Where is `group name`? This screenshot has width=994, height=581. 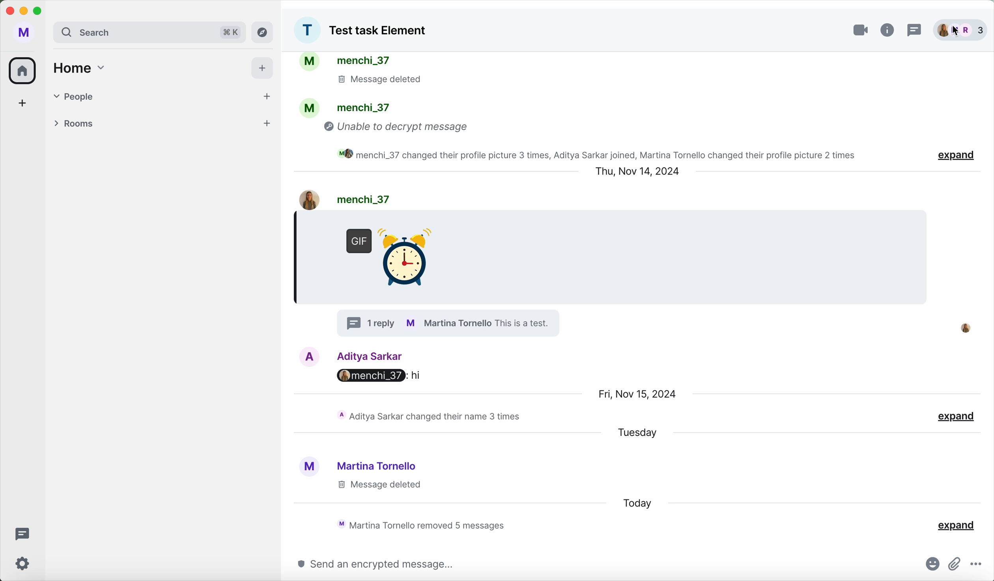 group name is located at coordinates (379, 32).